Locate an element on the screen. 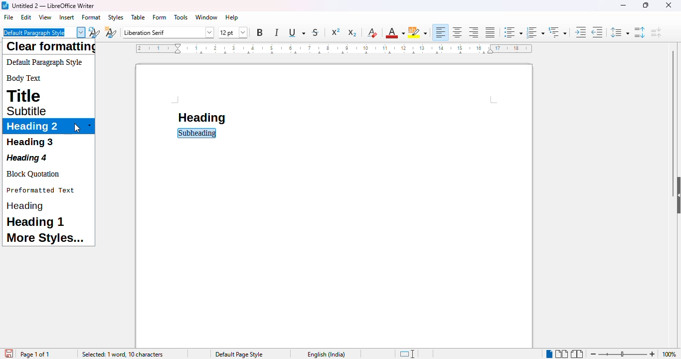 Image resolution: width=681 pixels, height=359 pixels. clear formatting is located at coordinates (51, 47).